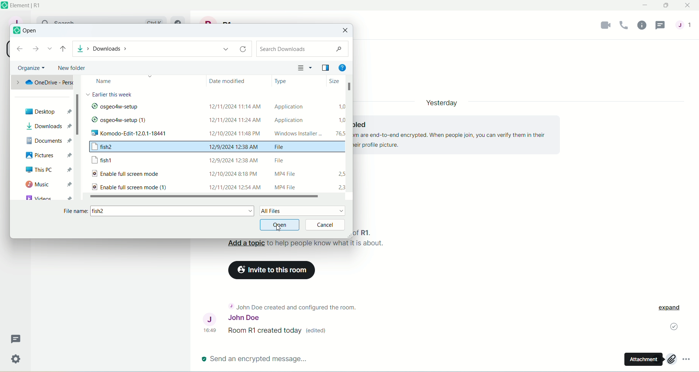 The image size is (699, 372). Describe the element at coordinates (672, 309) in the screenshot. I see `expand` at that location.